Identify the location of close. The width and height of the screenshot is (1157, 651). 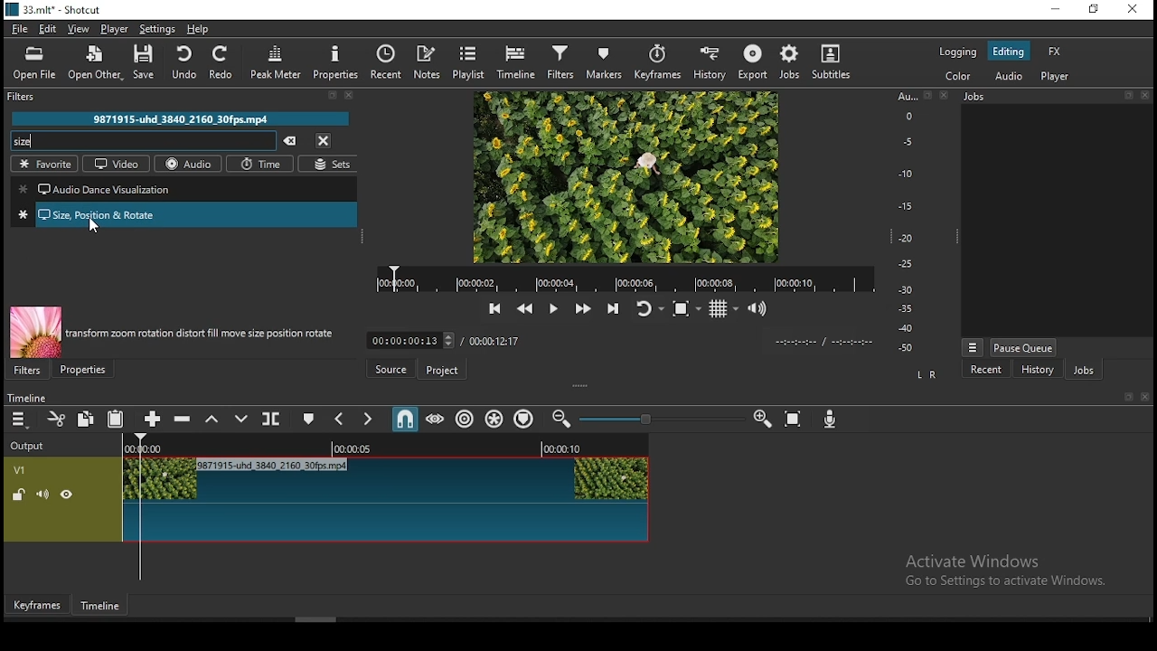
(350, 95).